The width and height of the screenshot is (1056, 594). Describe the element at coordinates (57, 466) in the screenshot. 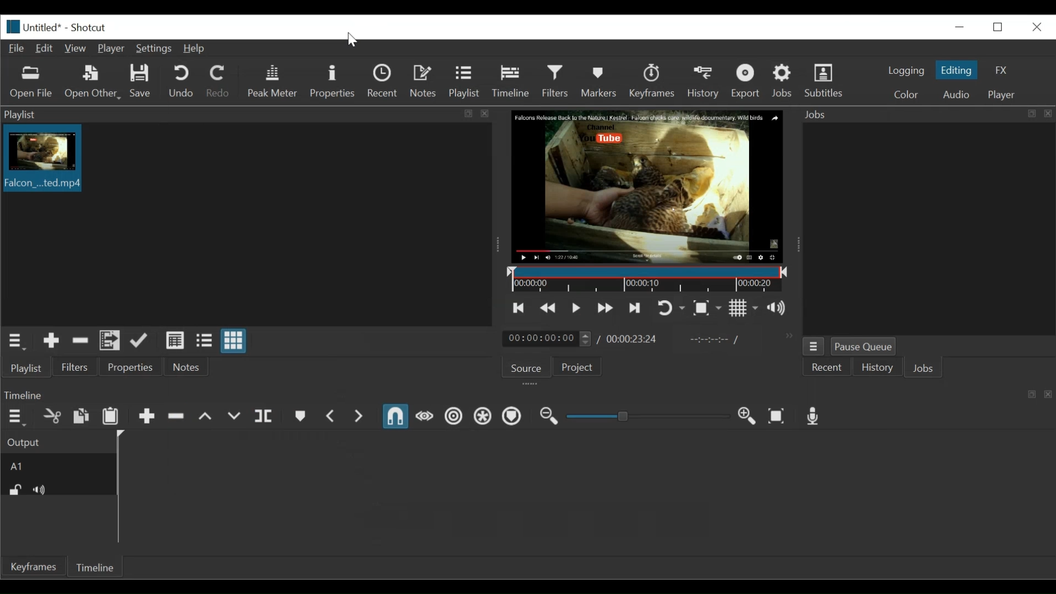

I see `A1` at that location.